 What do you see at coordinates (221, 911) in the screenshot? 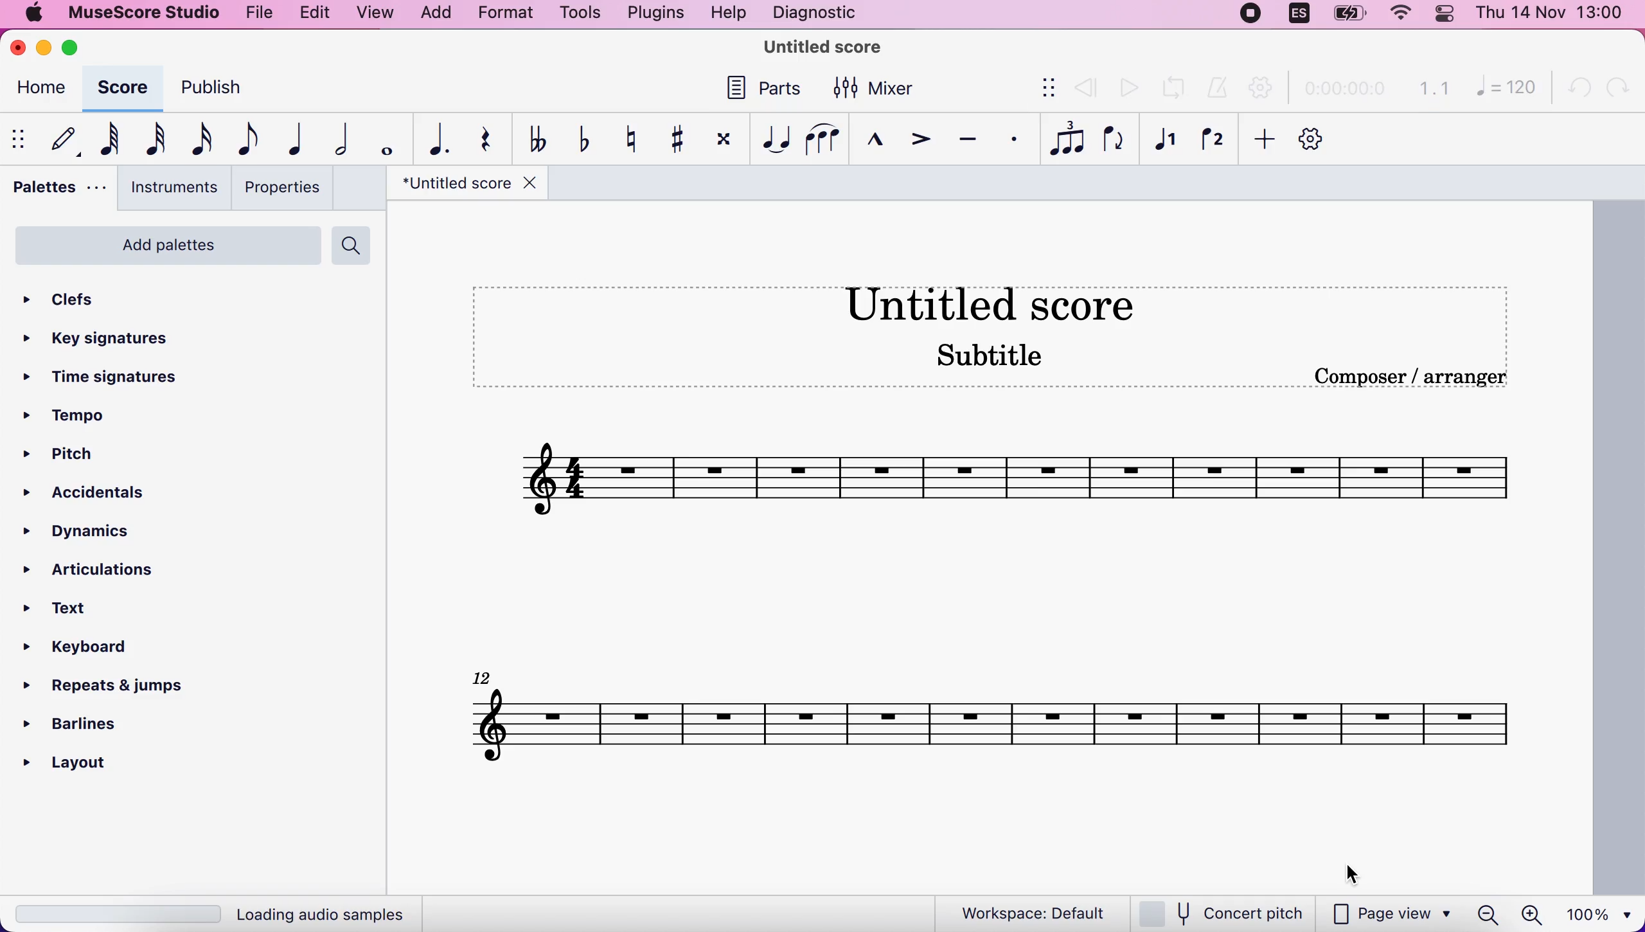
I see `loading audio samples` at bounding box center [221, 911].